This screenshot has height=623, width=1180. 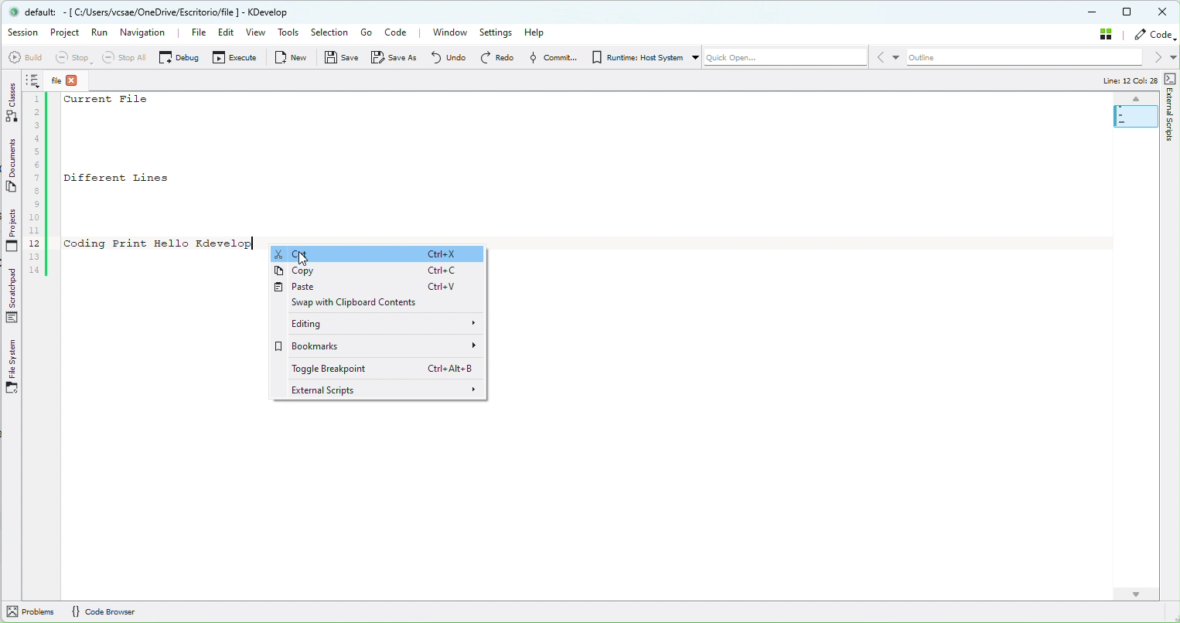 What do you see at coordinates (1153, 36) in the screenshot?
I see `Code` at bounding box center [1153, 36].